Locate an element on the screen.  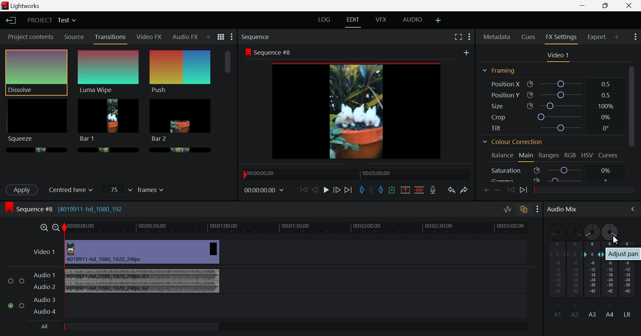
Scroll Bar is located at coordinates (228, 98).